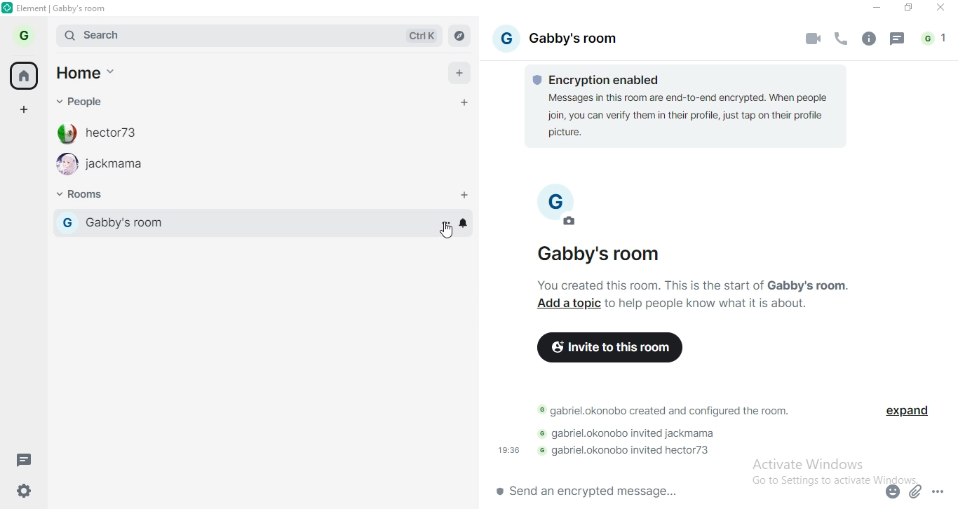  Describe the element at coordinates (598, 254) in the screenshot. I see `Gabby's room` at that location.